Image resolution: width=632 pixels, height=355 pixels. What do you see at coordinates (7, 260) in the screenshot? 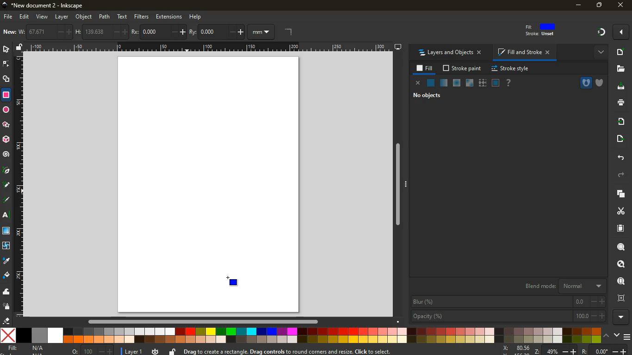
I see `drop` at bounding box center [7, 260].